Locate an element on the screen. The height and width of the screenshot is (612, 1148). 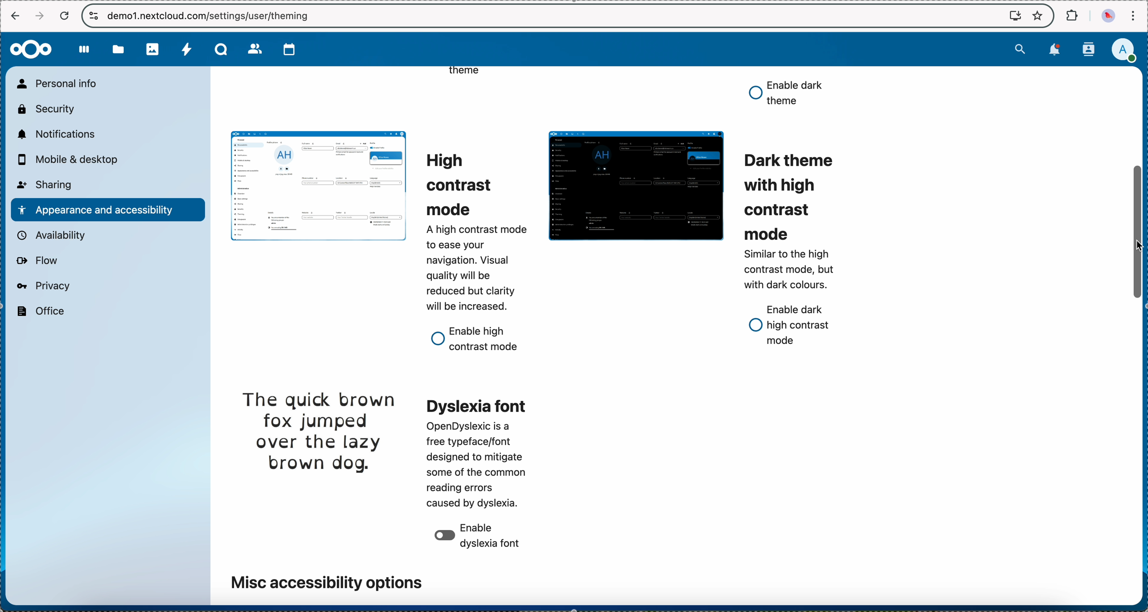
profile picture is located at coordinates (1106, 16).